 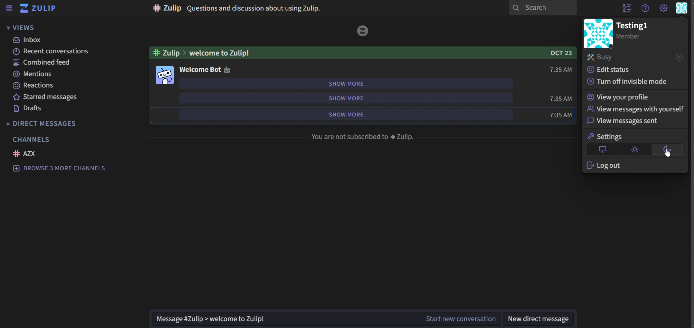 I want to click on #Zulip Question and discussion about using Zulip, so click(x=238, y=8).